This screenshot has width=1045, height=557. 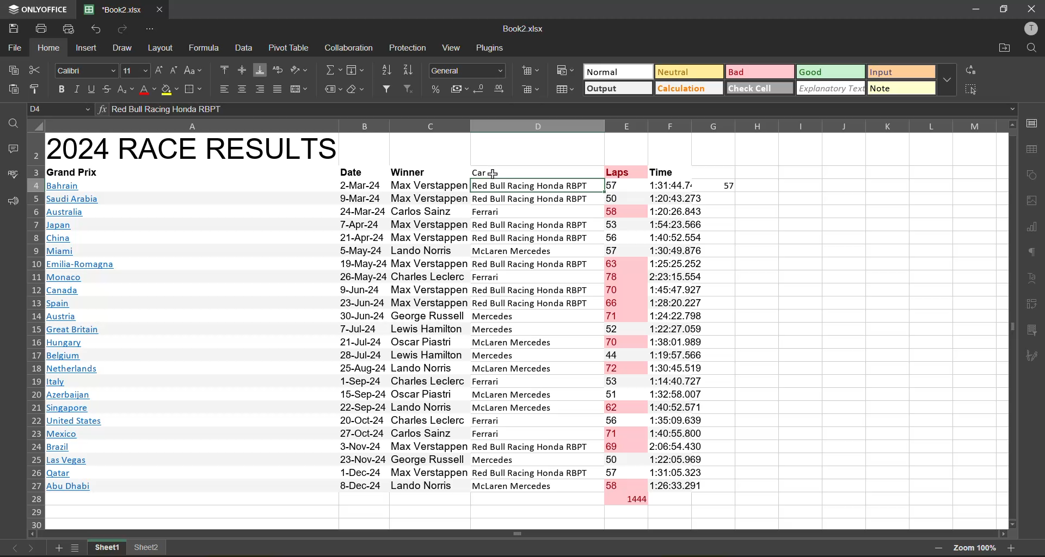 What do you see at coordinates (411, 47) in the screenshot?
I see `protection` at bounding box center [411, 47].